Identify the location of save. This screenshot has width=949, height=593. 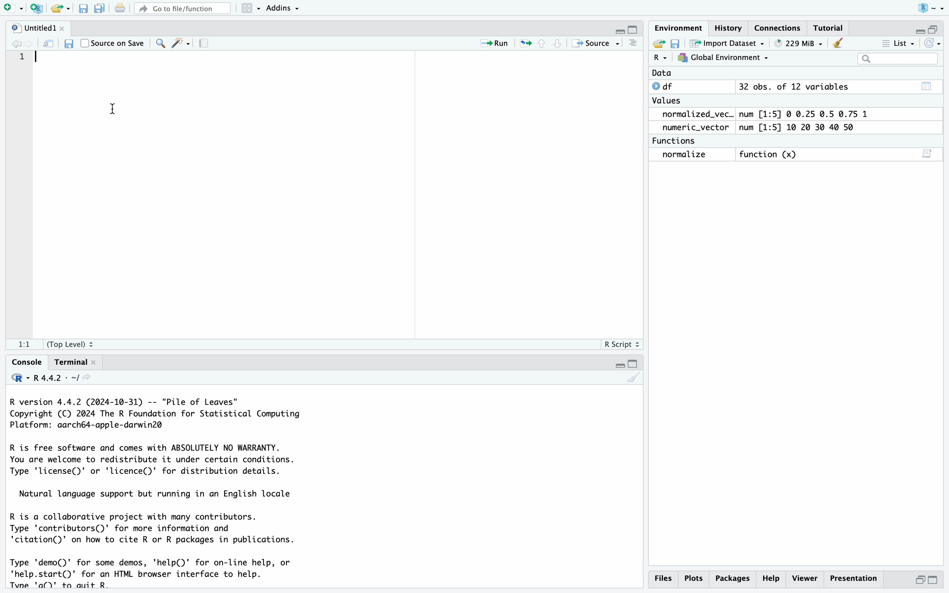
(676, 44).